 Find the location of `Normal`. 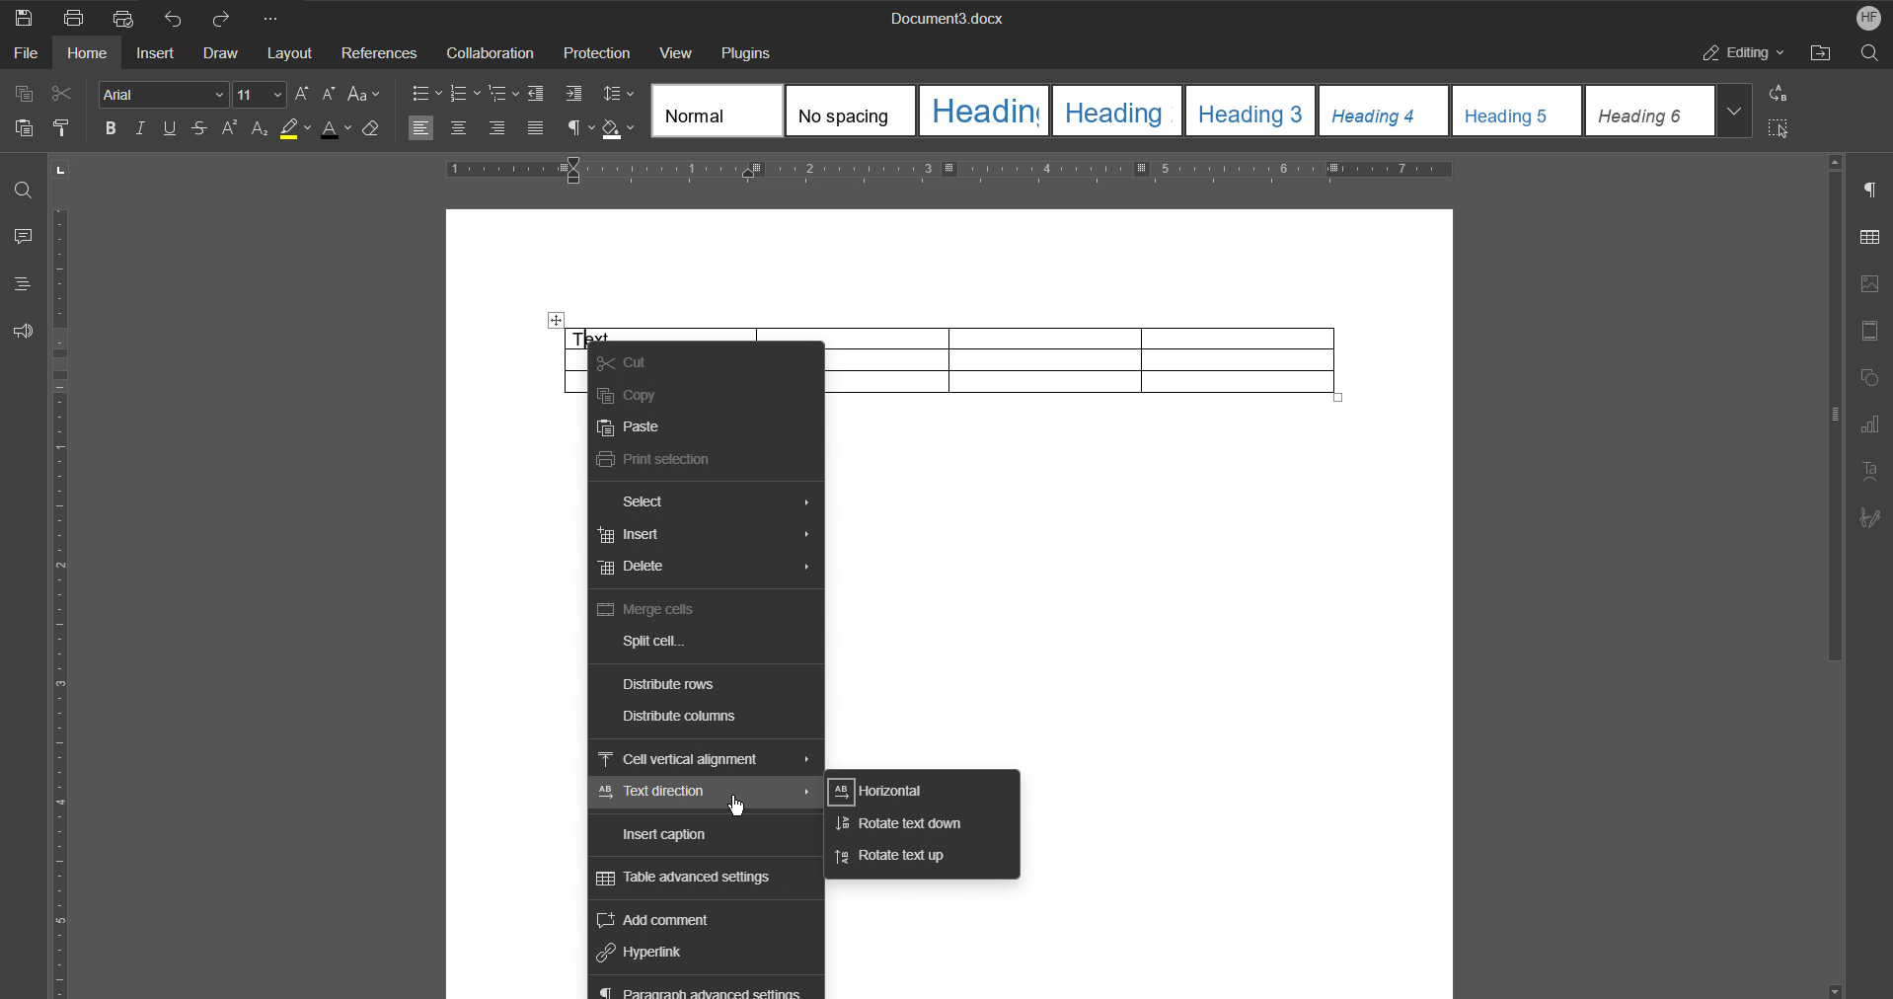

Normal is located at coordinates (717, 111).